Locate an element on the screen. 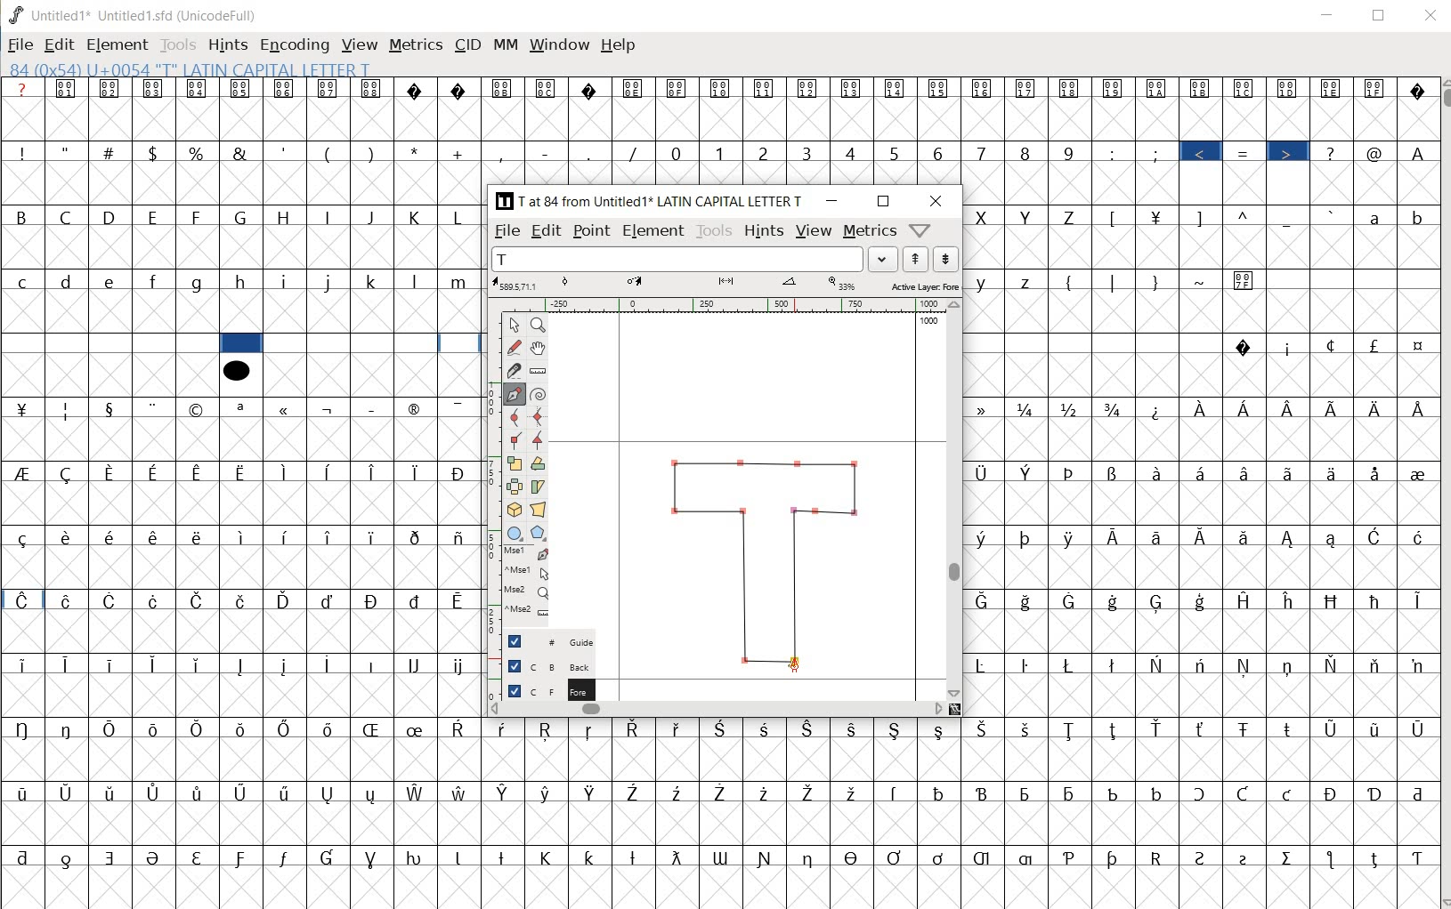 This screenshot has width=1451, height=909. Symbol is located at coordinates (199, 410).